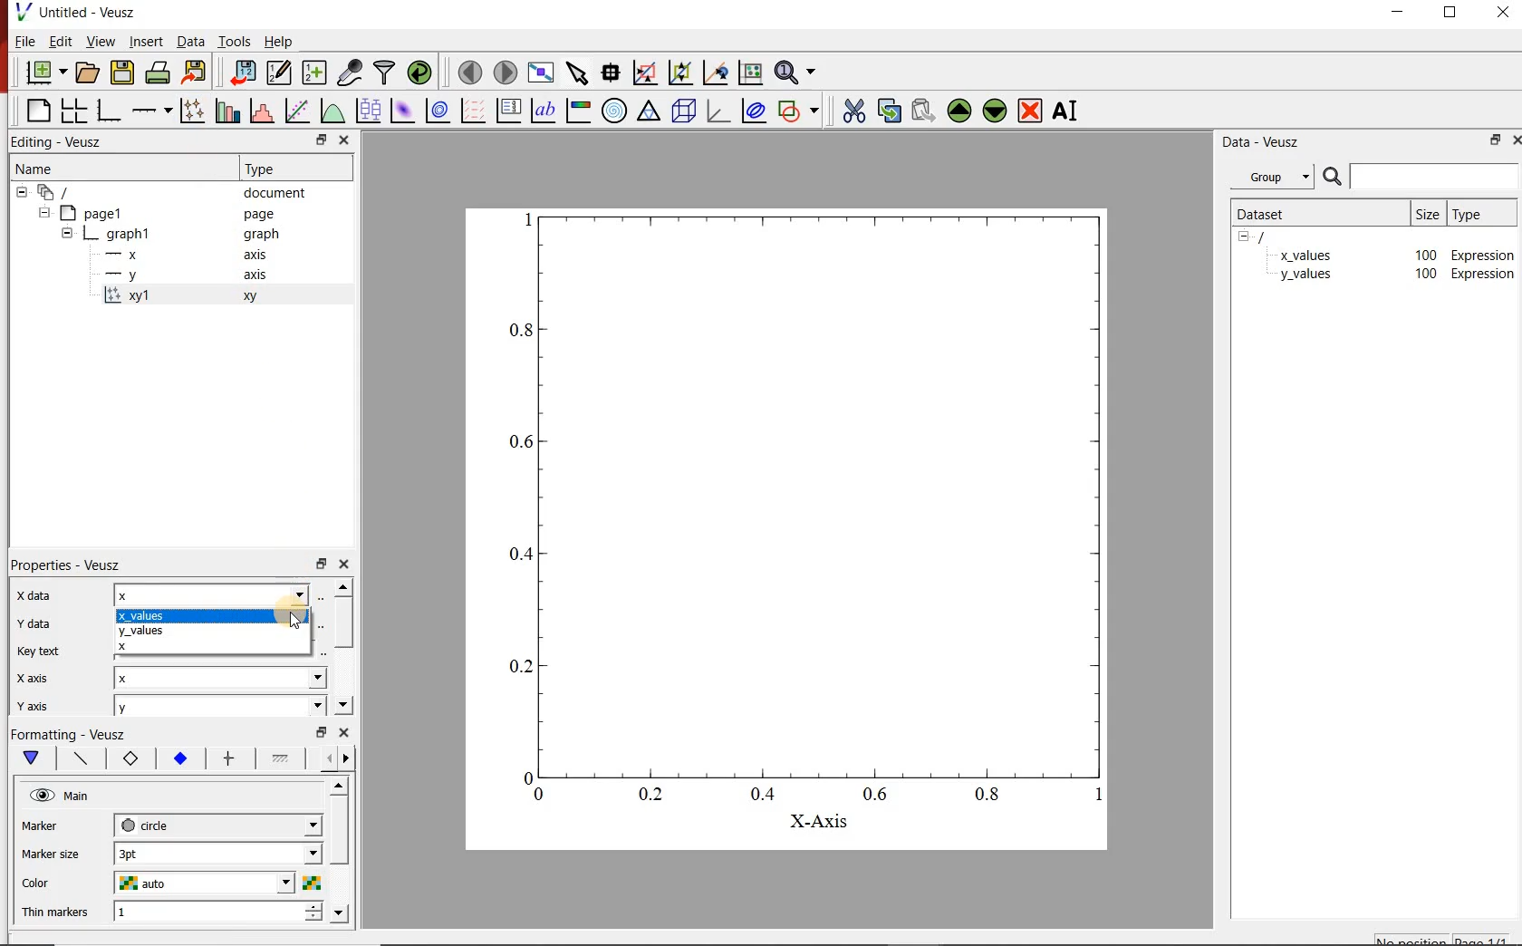  Describe the element at coordinates (686, 113) in the screenshot. I see `3d scene` at that location.